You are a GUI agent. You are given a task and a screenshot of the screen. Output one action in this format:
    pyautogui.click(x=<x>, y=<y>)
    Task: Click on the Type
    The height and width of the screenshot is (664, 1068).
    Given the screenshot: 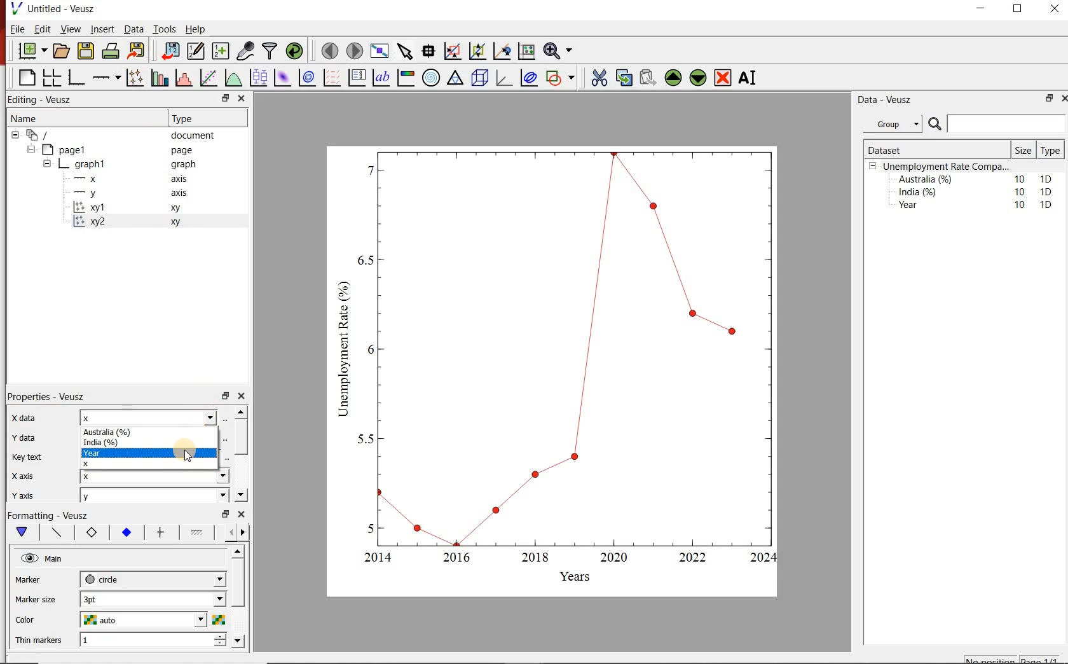 What is the action you would take?
    pyautogui.click(x=199, y=118)
    